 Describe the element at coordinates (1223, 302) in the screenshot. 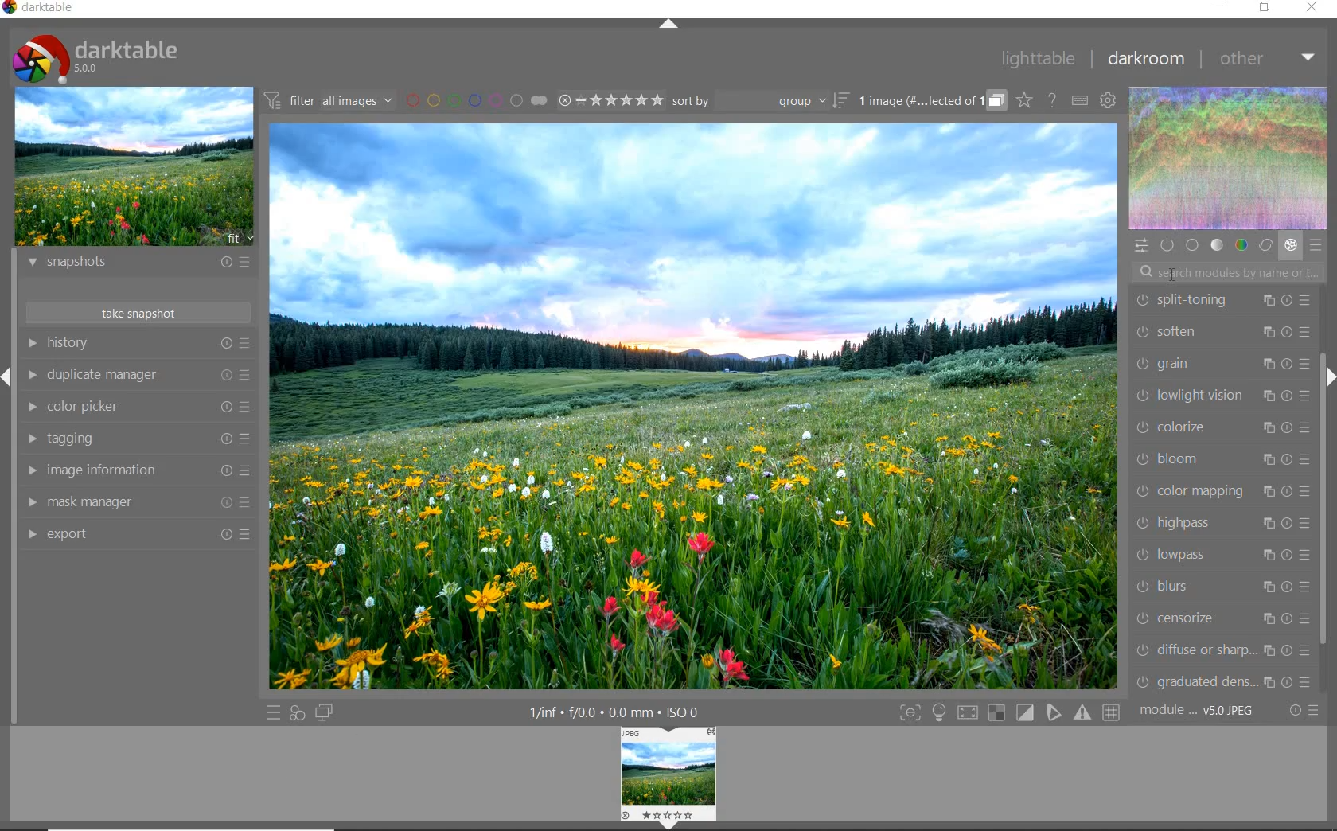

I see `split-toning` at that location.